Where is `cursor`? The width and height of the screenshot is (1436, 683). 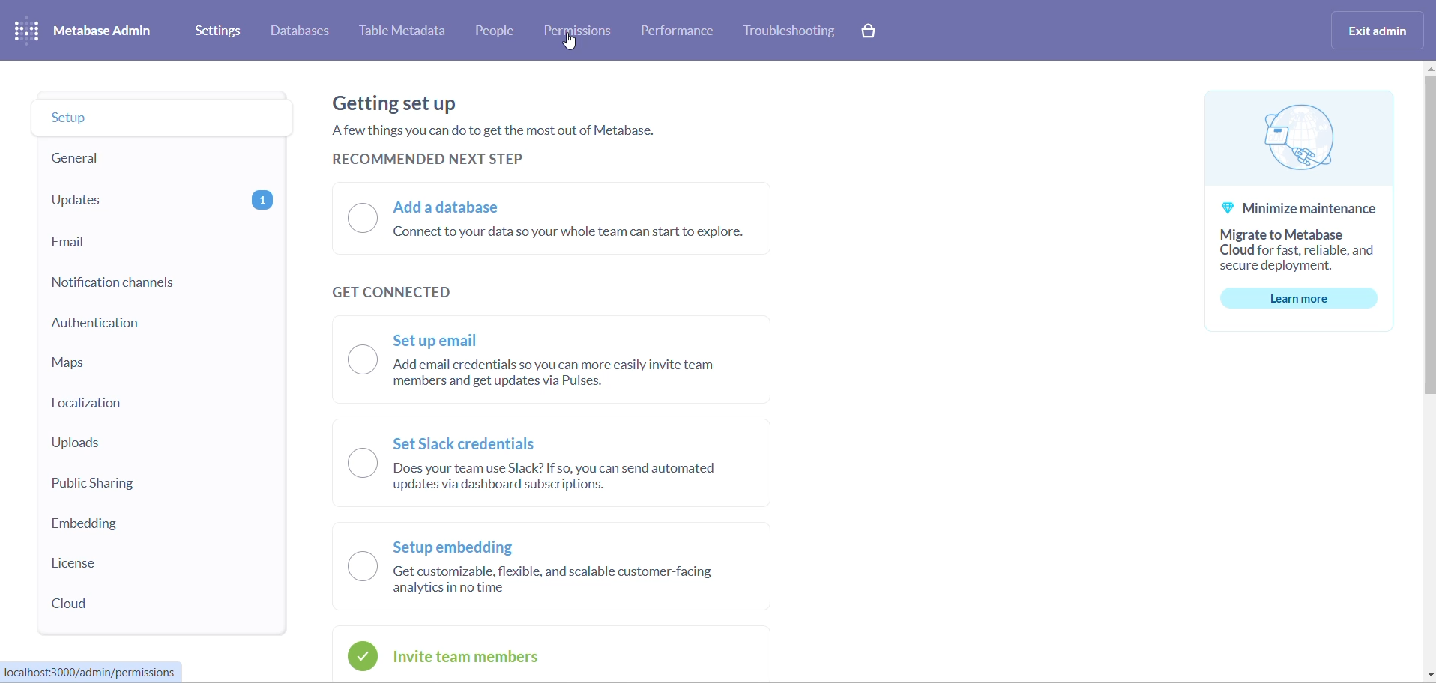
cursor is located at coordinates (576, 44).